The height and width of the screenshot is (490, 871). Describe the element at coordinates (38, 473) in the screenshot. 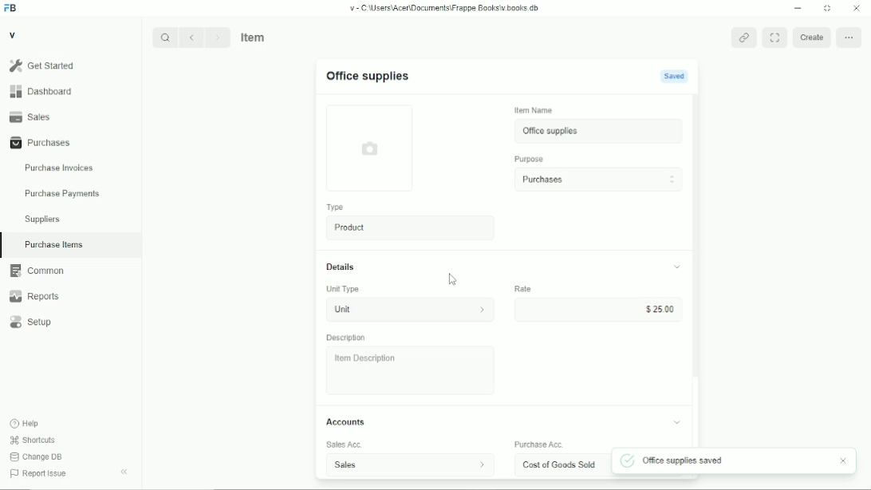

I see `report issue` at that location.